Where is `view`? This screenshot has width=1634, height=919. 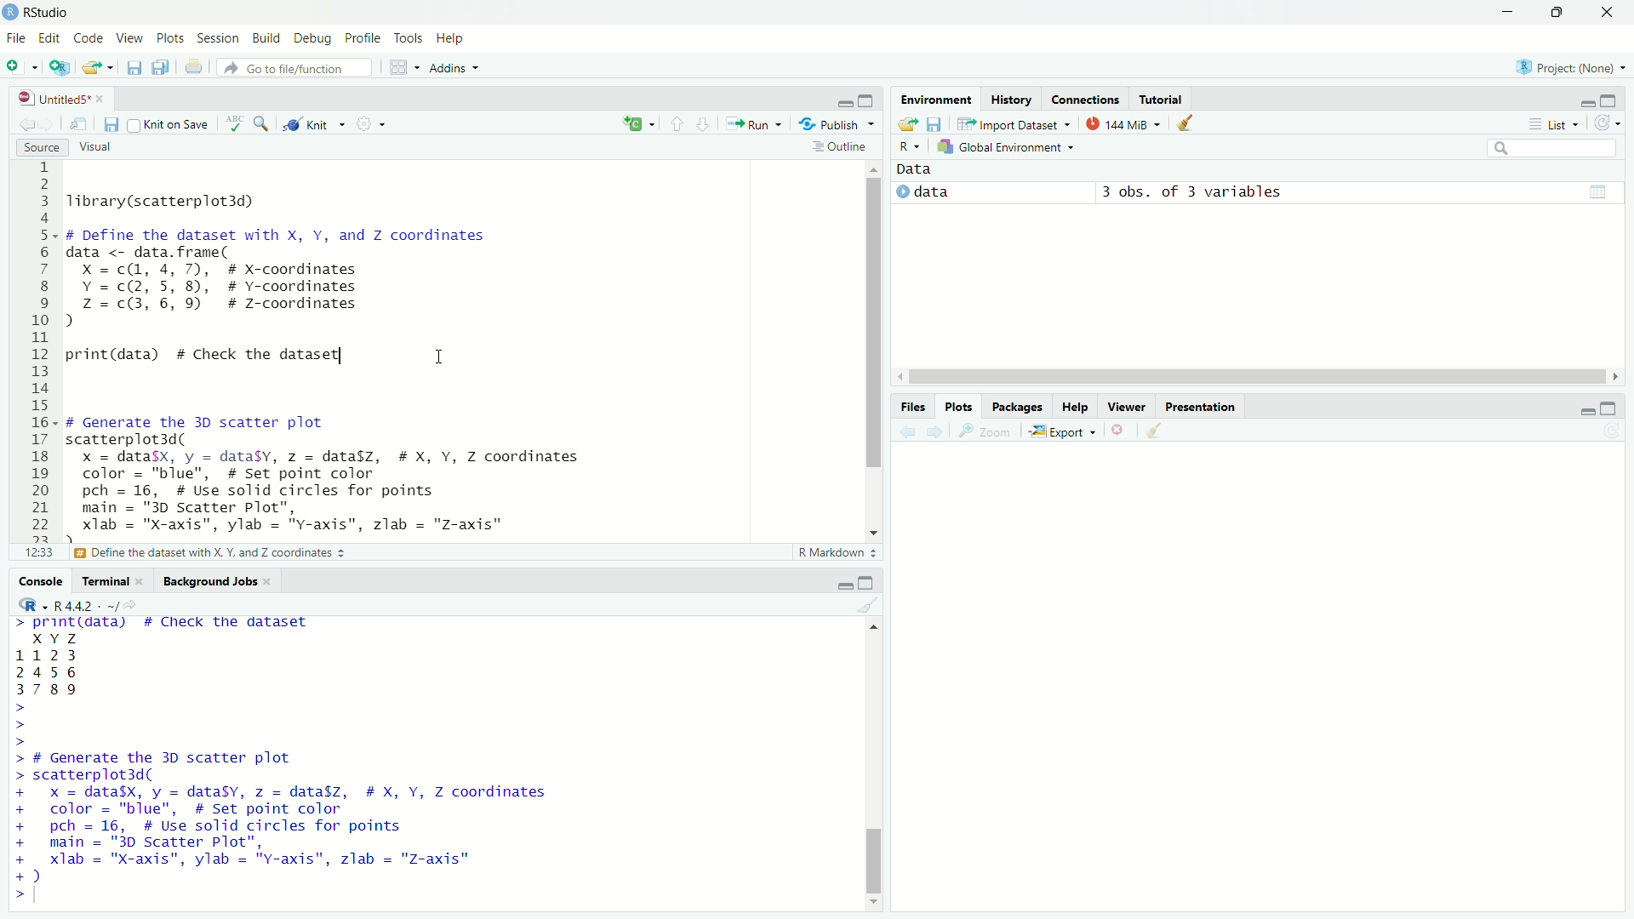
view is located at coordinates (133, 42).